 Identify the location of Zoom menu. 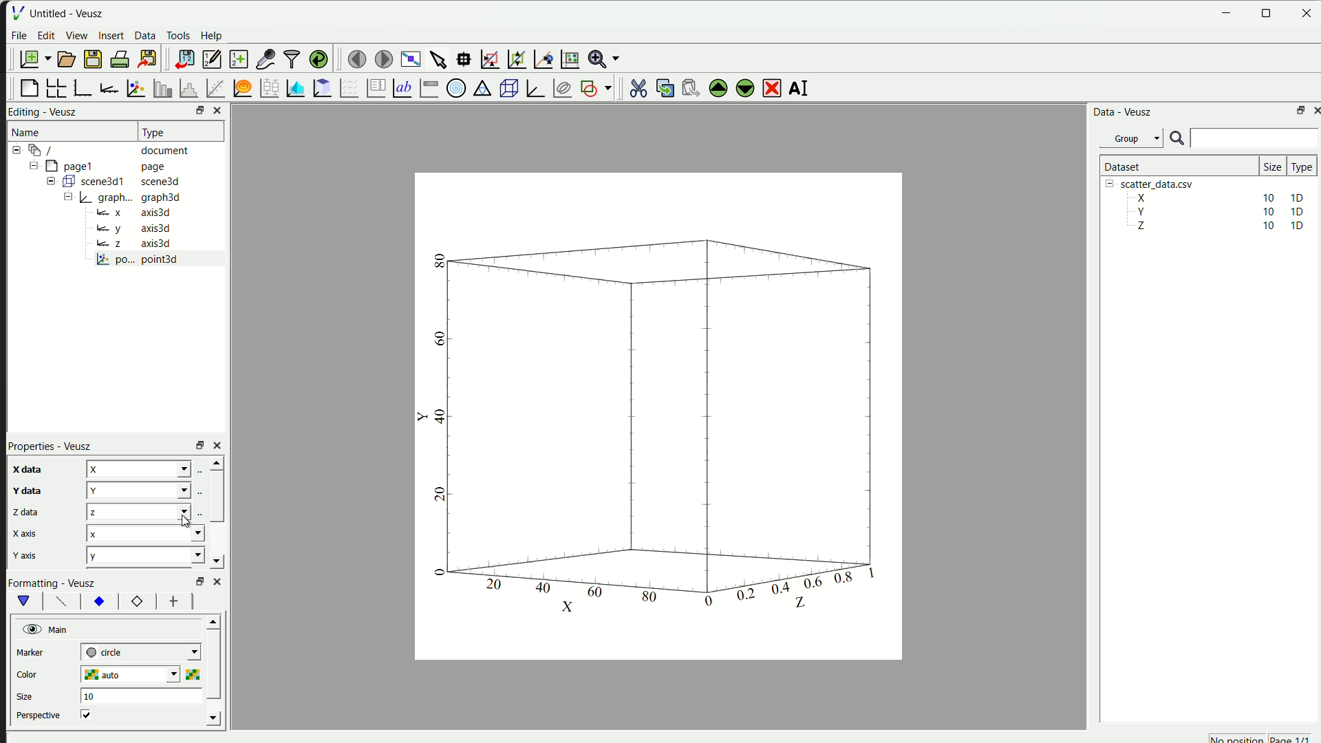
(603, 58).